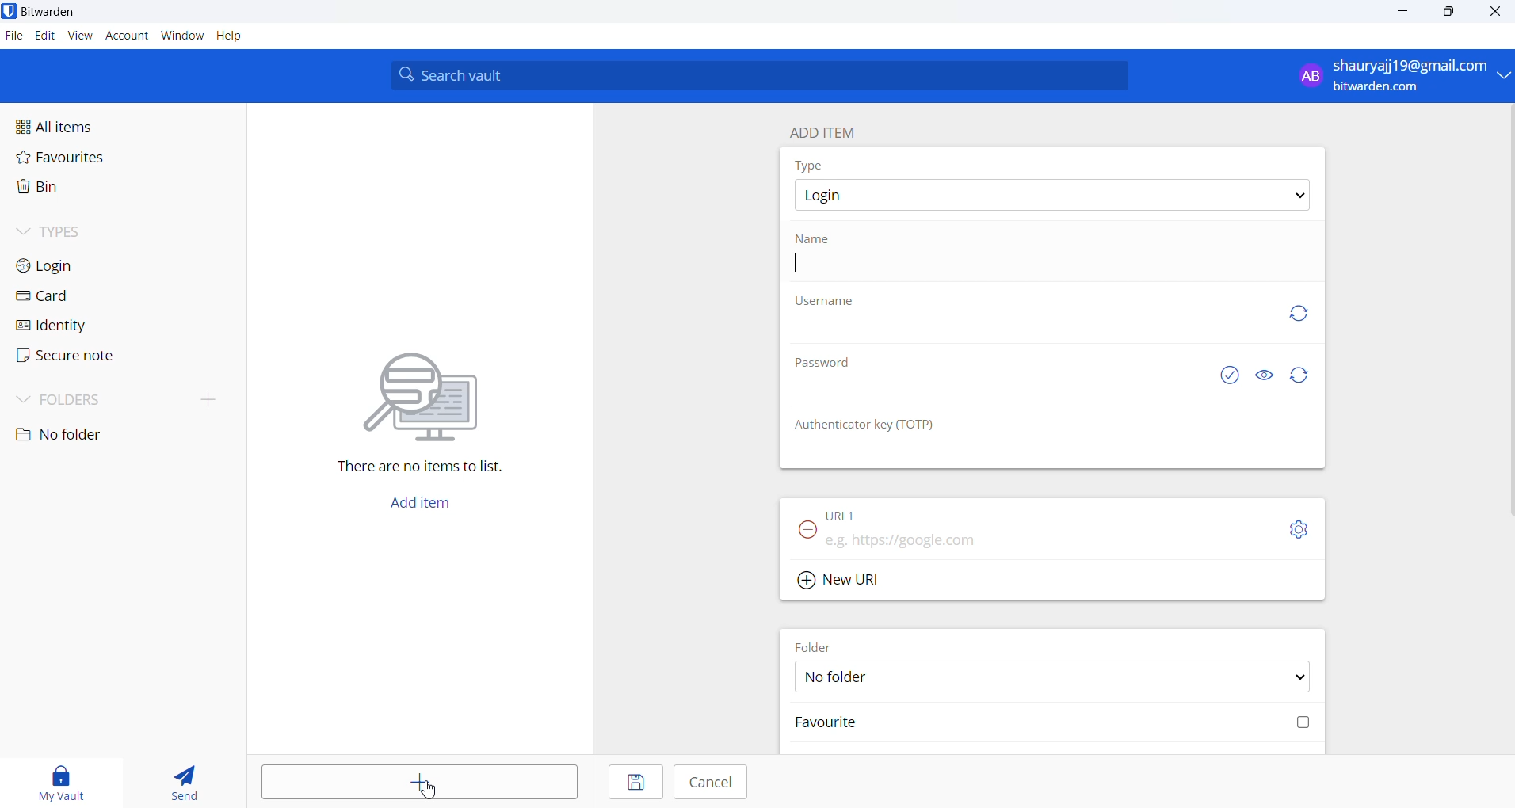 Image resolution: width=1515 pixels, height=808 pixels. I want to click on no folder, so click(108, 435).